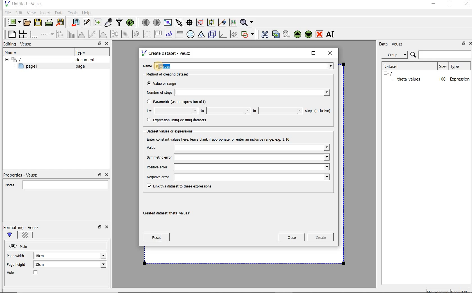 Image resolution: width=472 pixels, height=293 pixels. I want to click on Page width dropdown, so click(97, 256).